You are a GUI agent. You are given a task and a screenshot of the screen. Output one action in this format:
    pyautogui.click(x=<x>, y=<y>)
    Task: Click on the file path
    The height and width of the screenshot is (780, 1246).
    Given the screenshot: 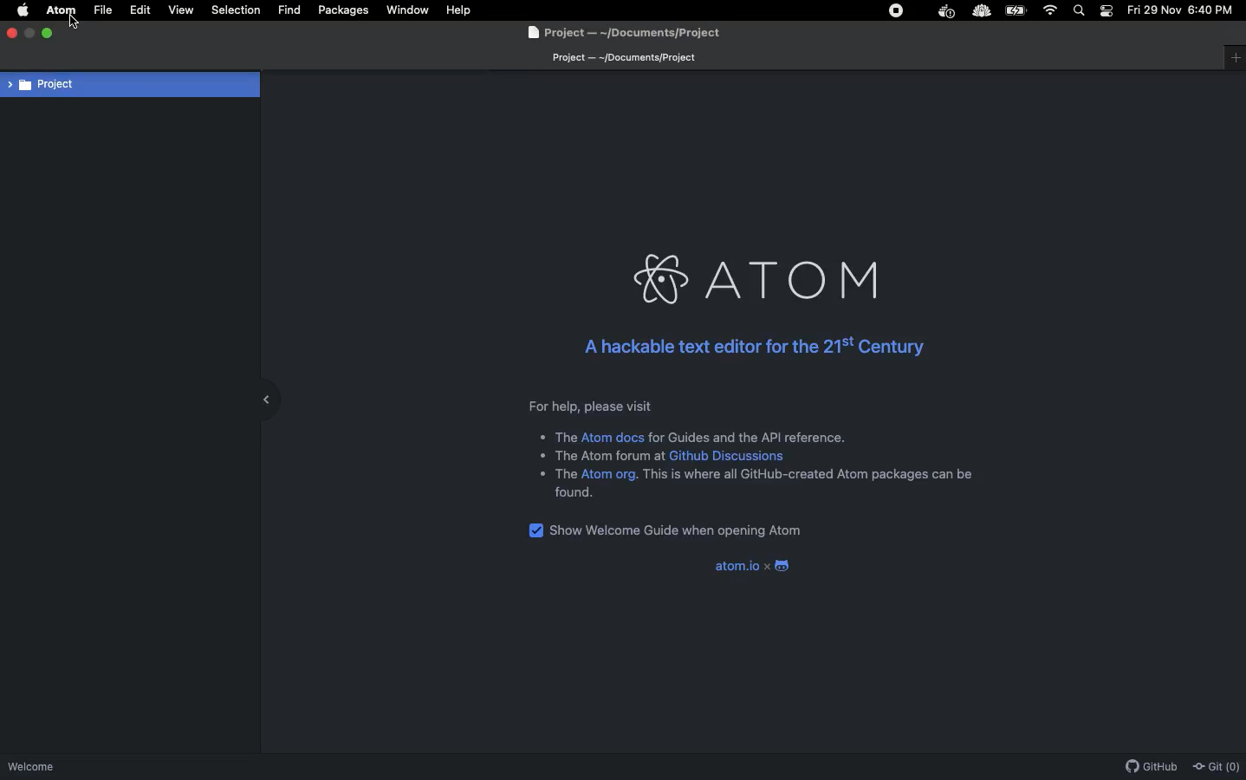 What is the action you would take?
    pyautogui.click(x=622, y=59)
    